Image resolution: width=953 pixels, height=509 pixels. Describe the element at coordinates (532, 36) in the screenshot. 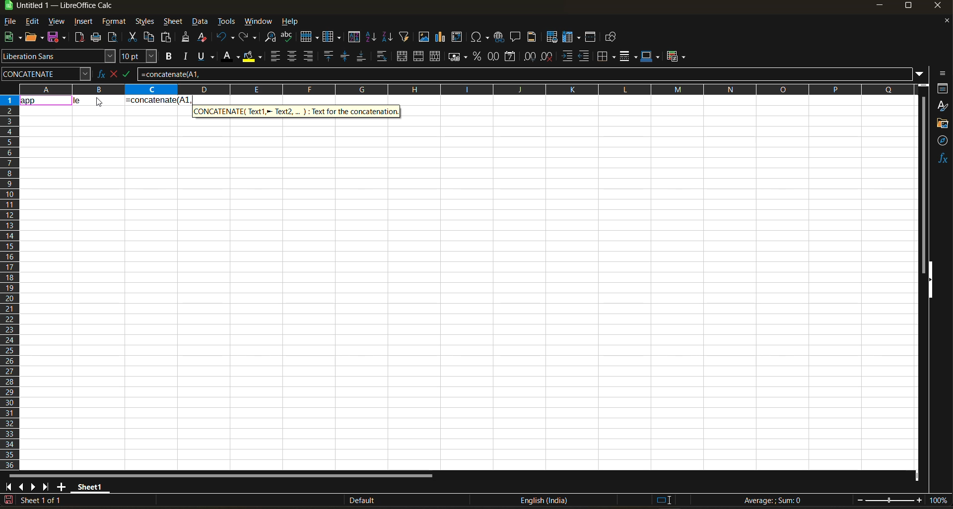

I see `headers and footers` at that location.